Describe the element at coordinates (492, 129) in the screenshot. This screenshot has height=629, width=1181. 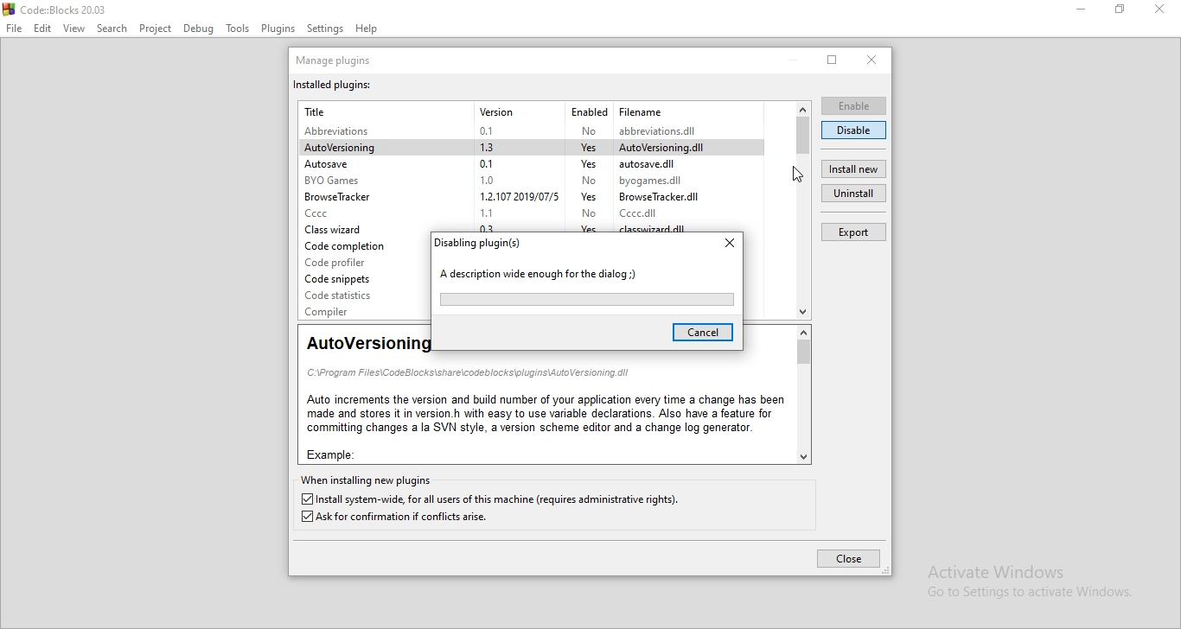
I see `0.1` at that location.